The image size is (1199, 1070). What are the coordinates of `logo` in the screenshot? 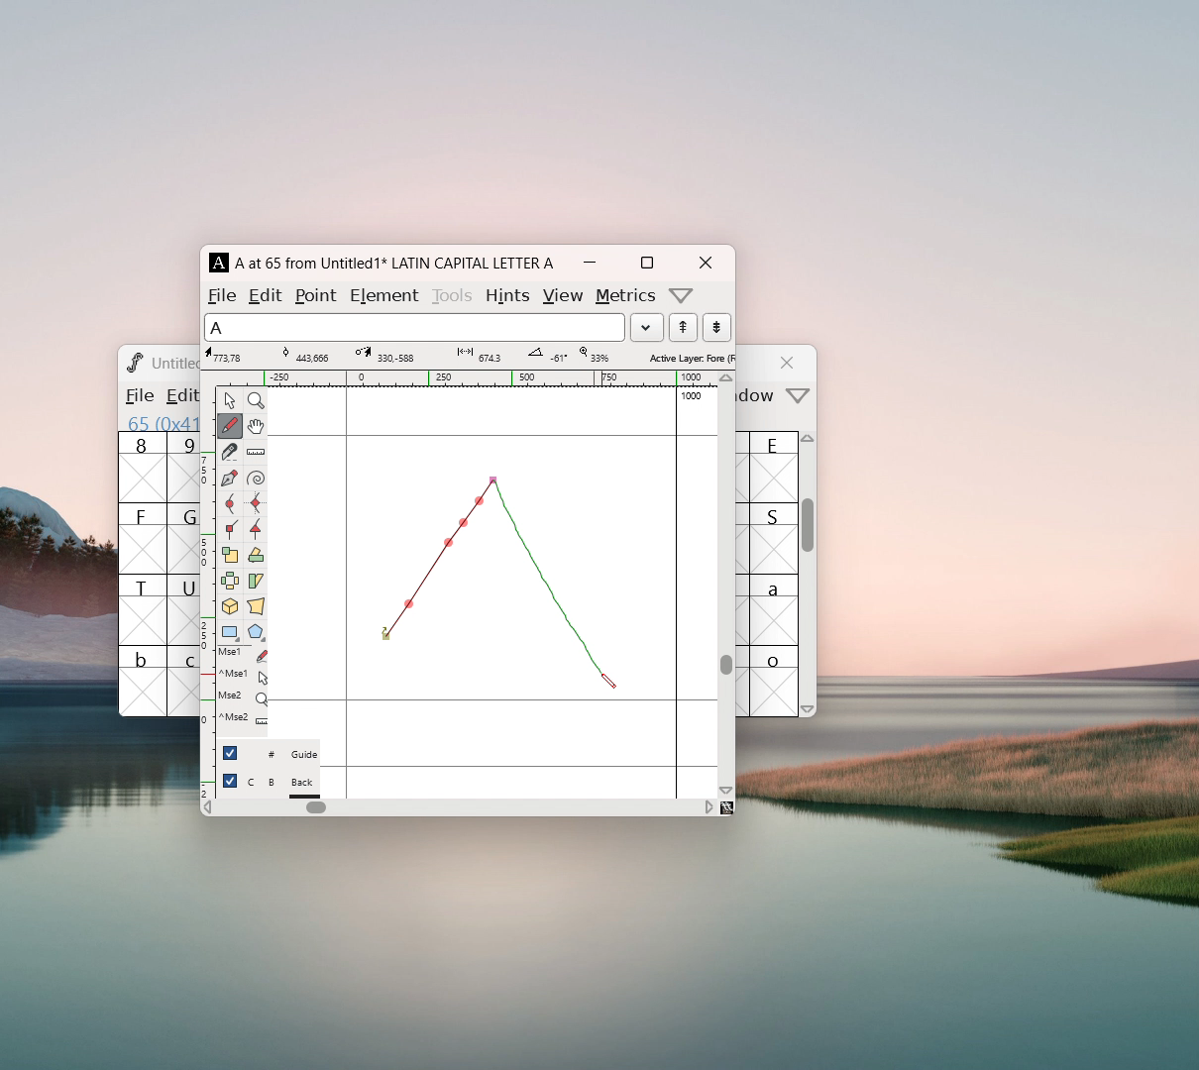 It's located at (133, 362).